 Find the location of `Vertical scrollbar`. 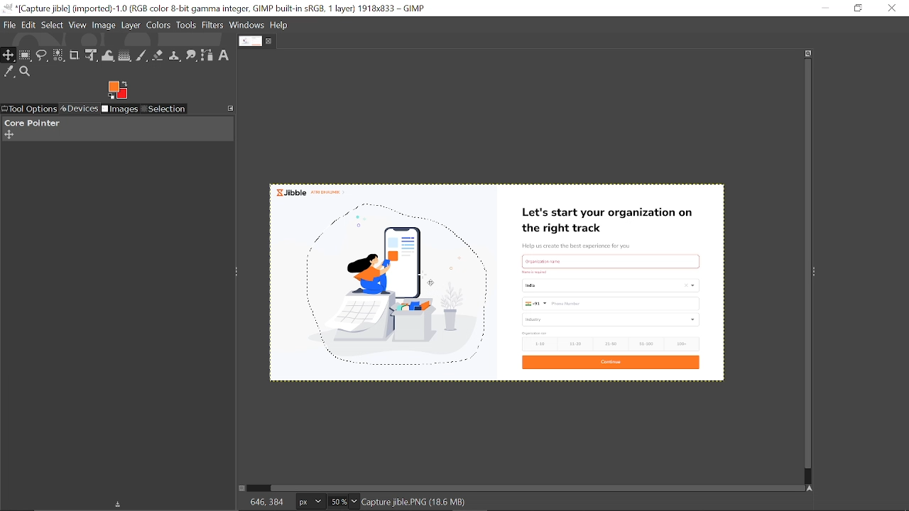

Vertical scrollbar is located at coordinates (805, 265).